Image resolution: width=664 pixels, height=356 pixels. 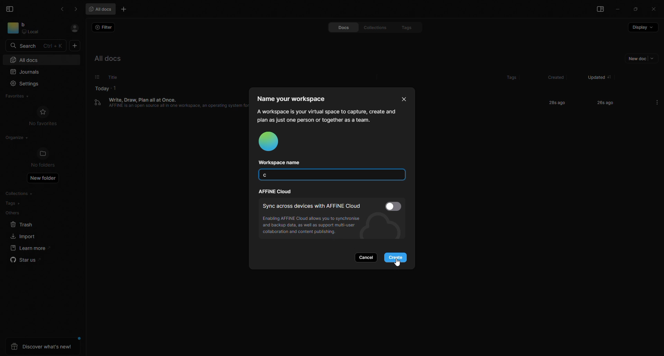 What do you see at coordinates (113, 58) in the screenshot?
I see `al docs` at bounding box center [113, 58].